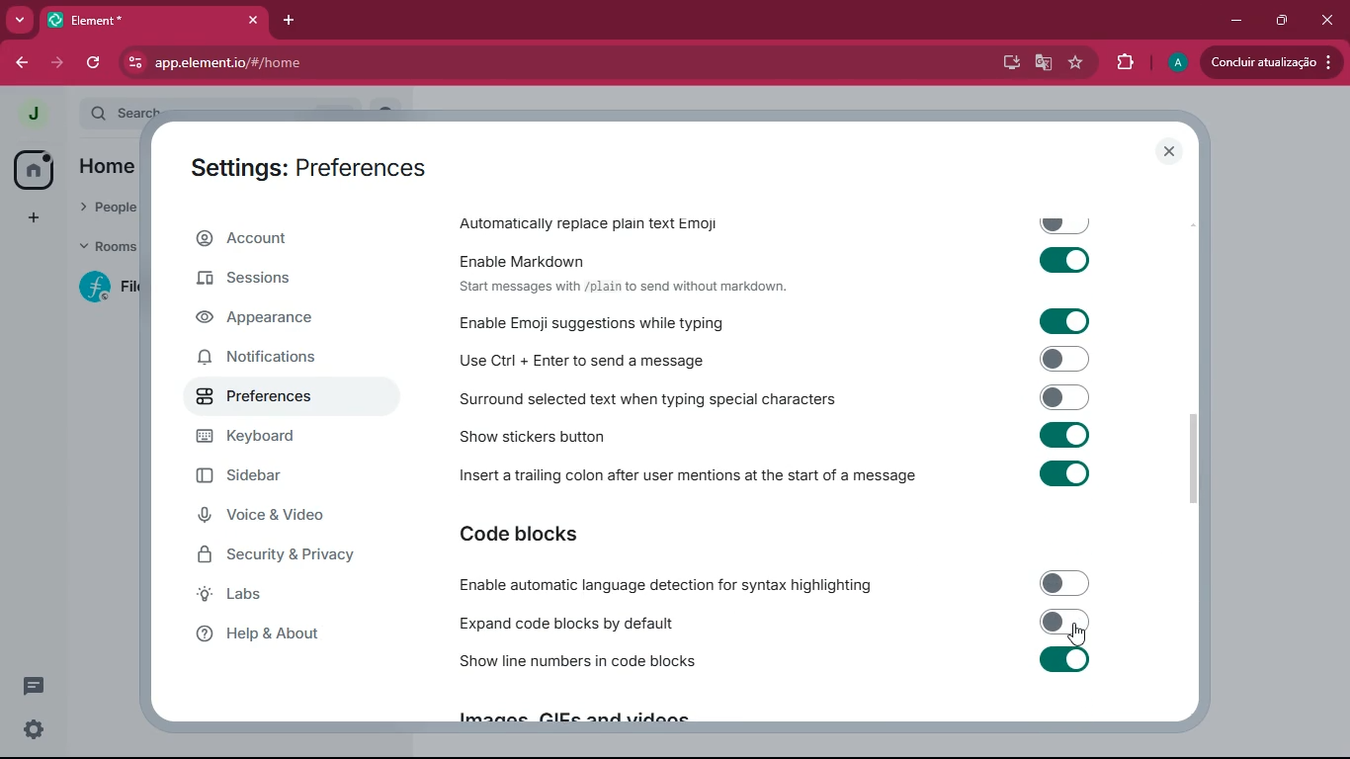 This screenshot has height=759, width=1350. What do you see at coordinates (280, 360) in the screenshot?
I see `notifications` at bounding box center [280, 360].